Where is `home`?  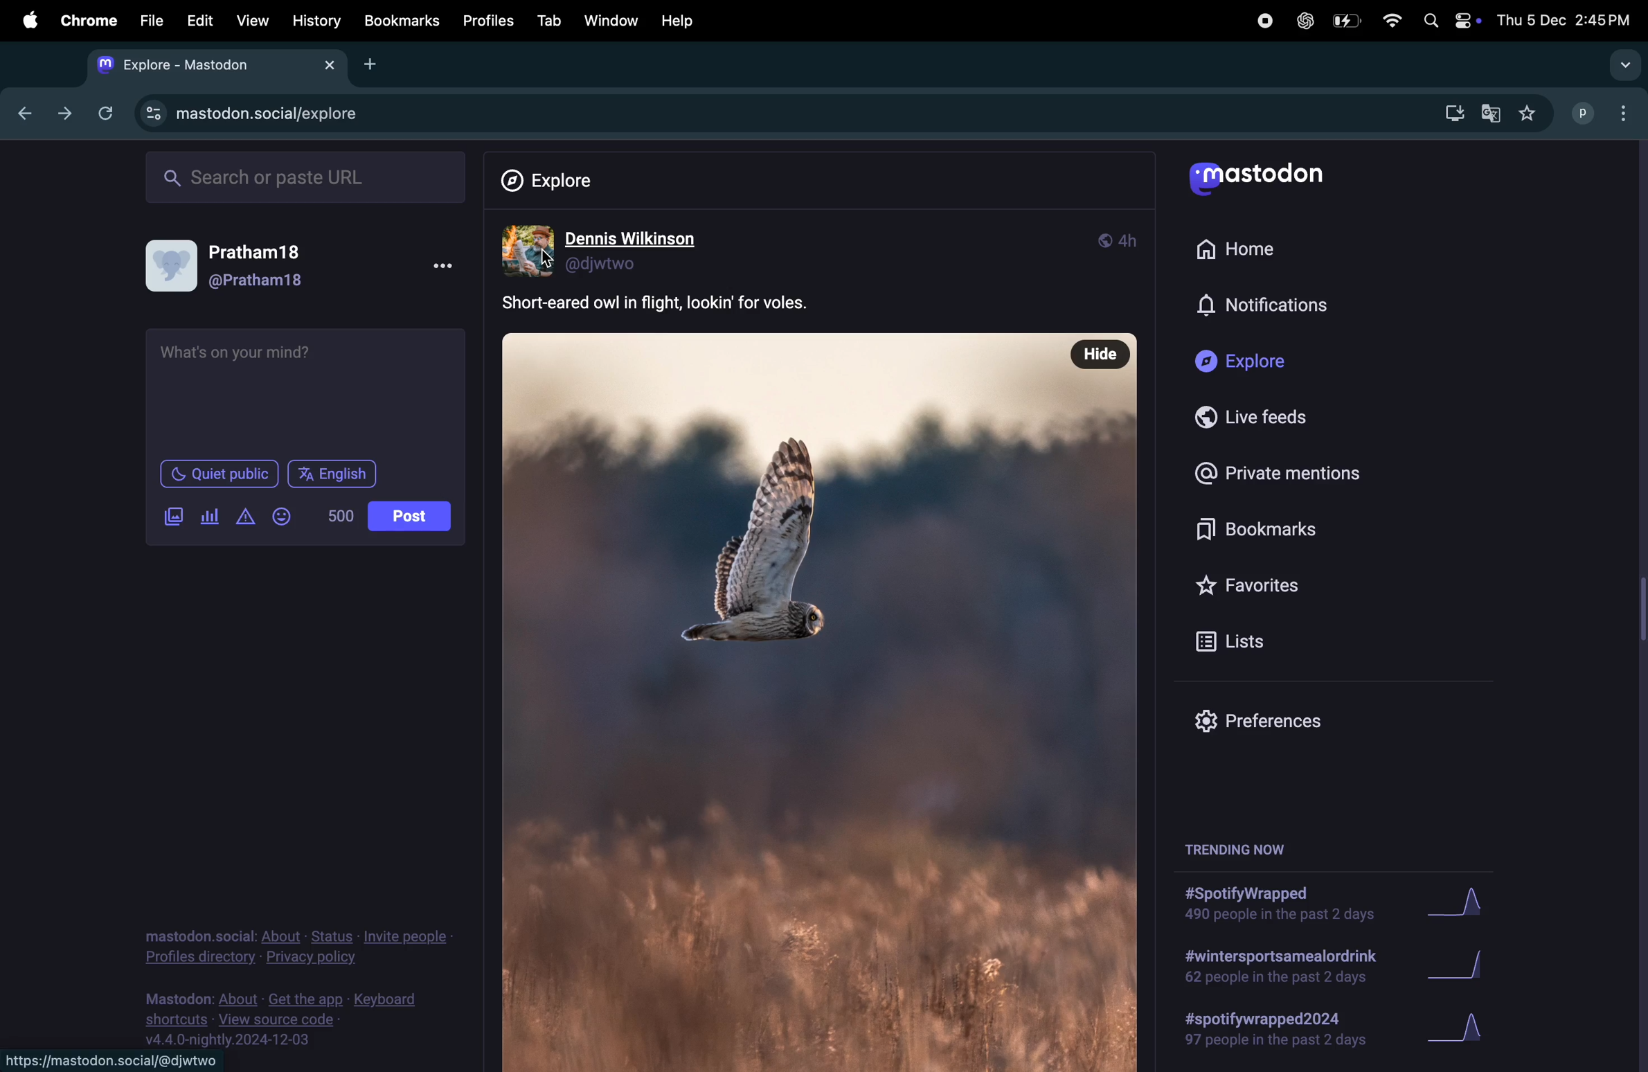
home is located at coordinates (1269, 249).